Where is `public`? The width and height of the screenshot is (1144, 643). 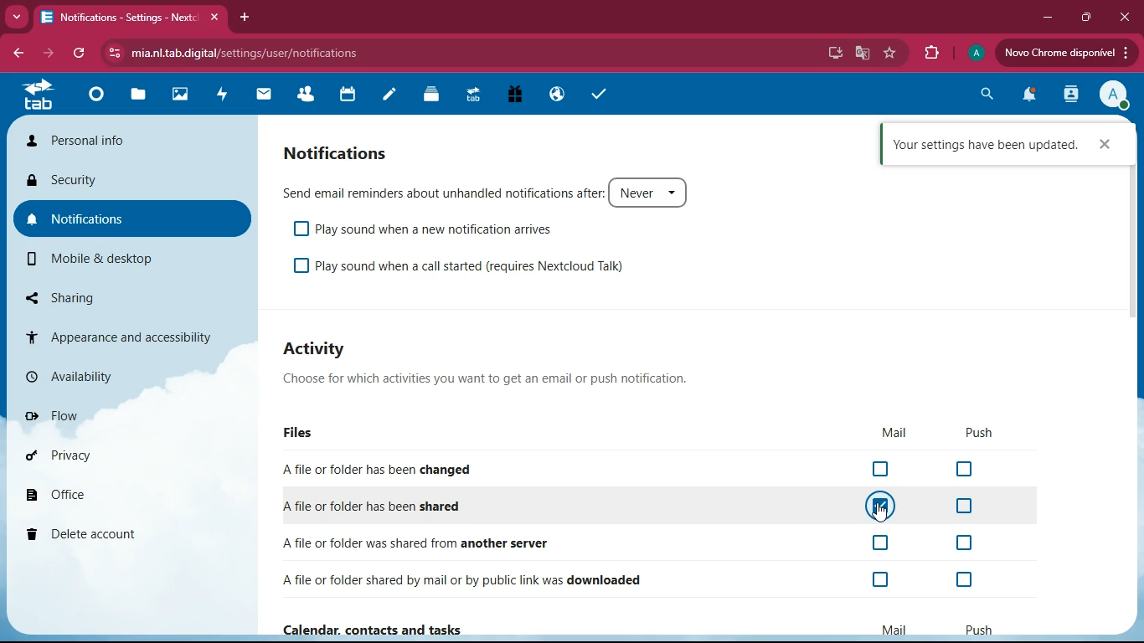
public is located at coordinates (553, 95).